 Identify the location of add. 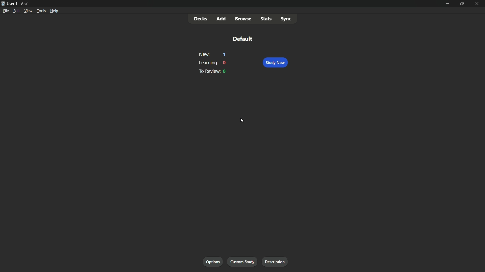
(221, 19).